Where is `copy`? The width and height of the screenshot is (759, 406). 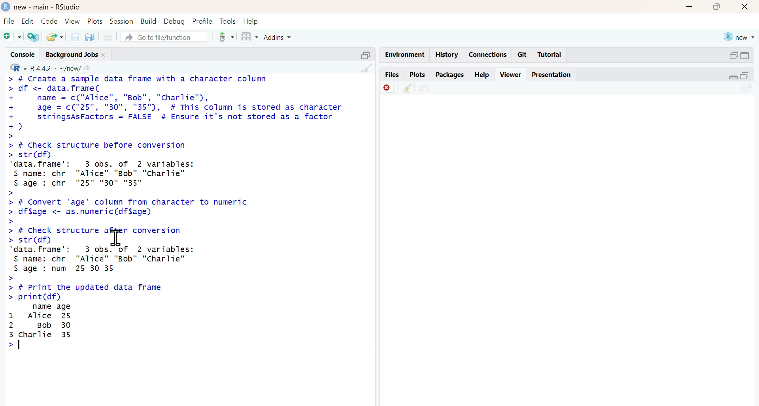 copy is located at coordinates (89, 37).